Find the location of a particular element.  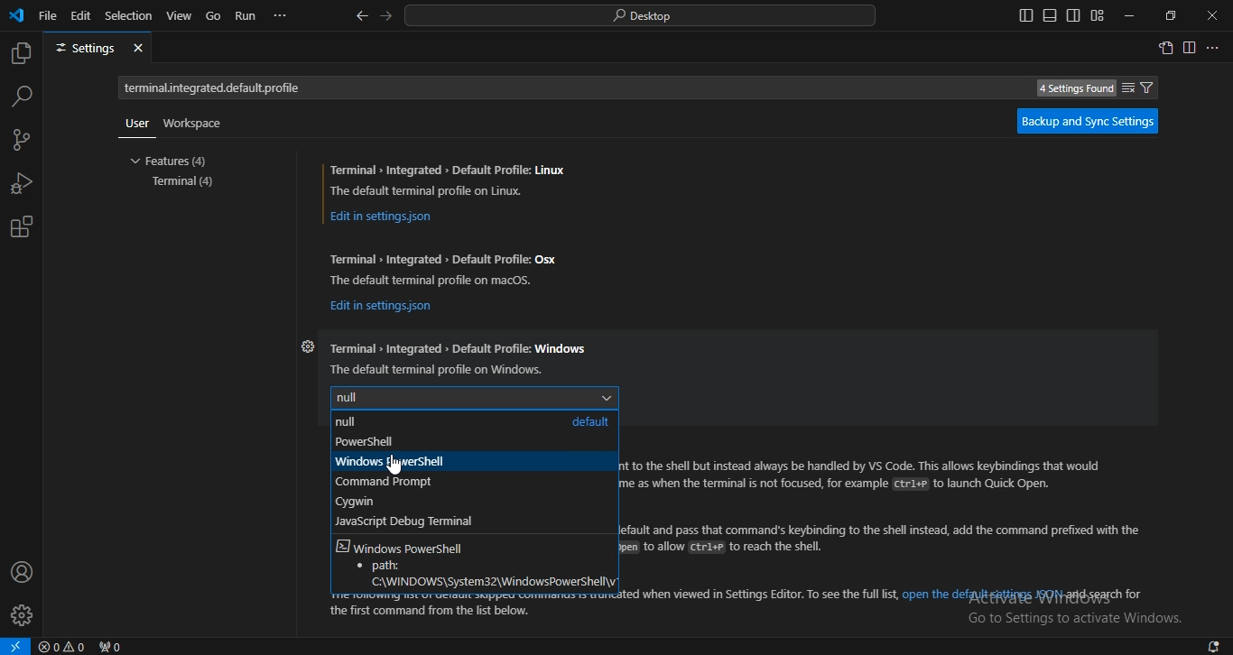

no problems is located at coordinates (63, 646).